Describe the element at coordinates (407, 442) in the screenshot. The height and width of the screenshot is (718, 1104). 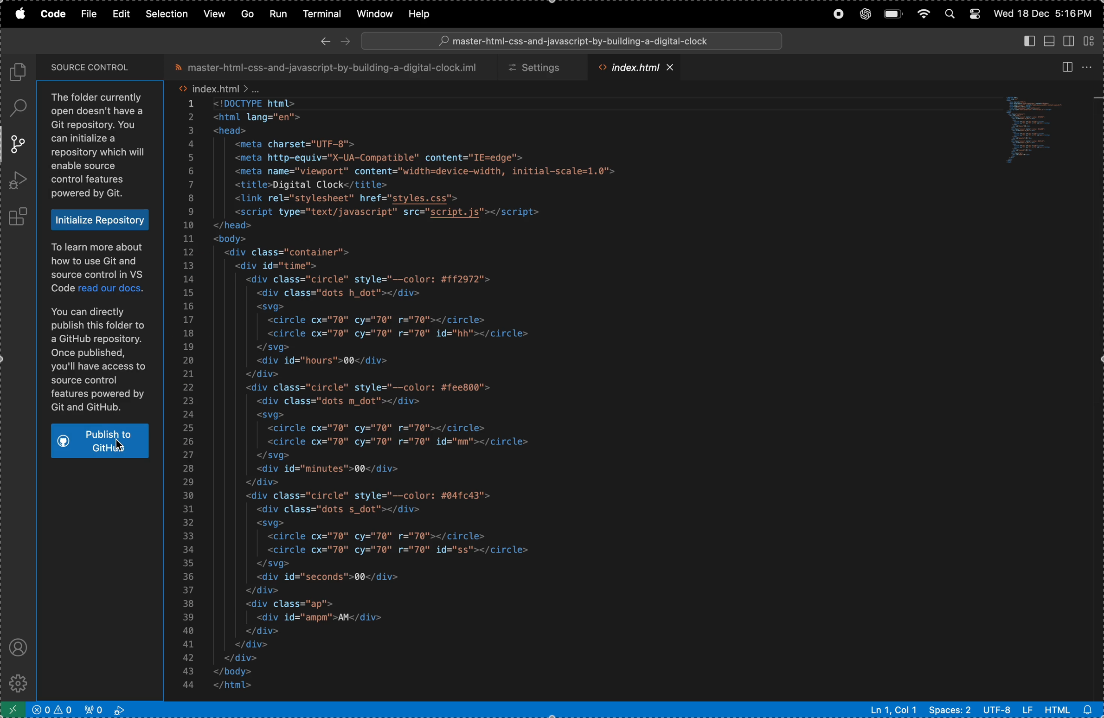
I see `<circle cx="70" cy="70" r="70" id="mm"></circle>` at that location.